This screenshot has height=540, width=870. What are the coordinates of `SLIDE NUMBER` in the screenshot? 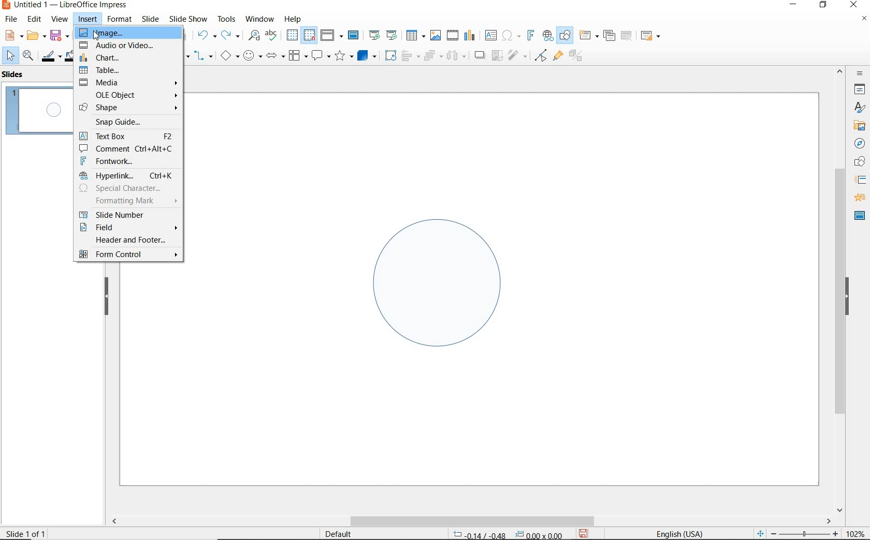 It's located at (128, 213).